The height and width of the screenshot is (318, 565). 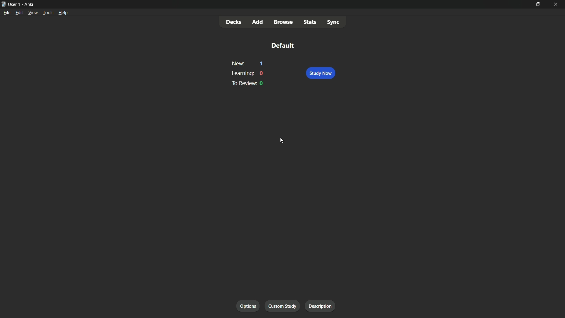 What do you see at coordinates (248, 306) in the screenshot?
I see `options` at bounding box center [248, 306].